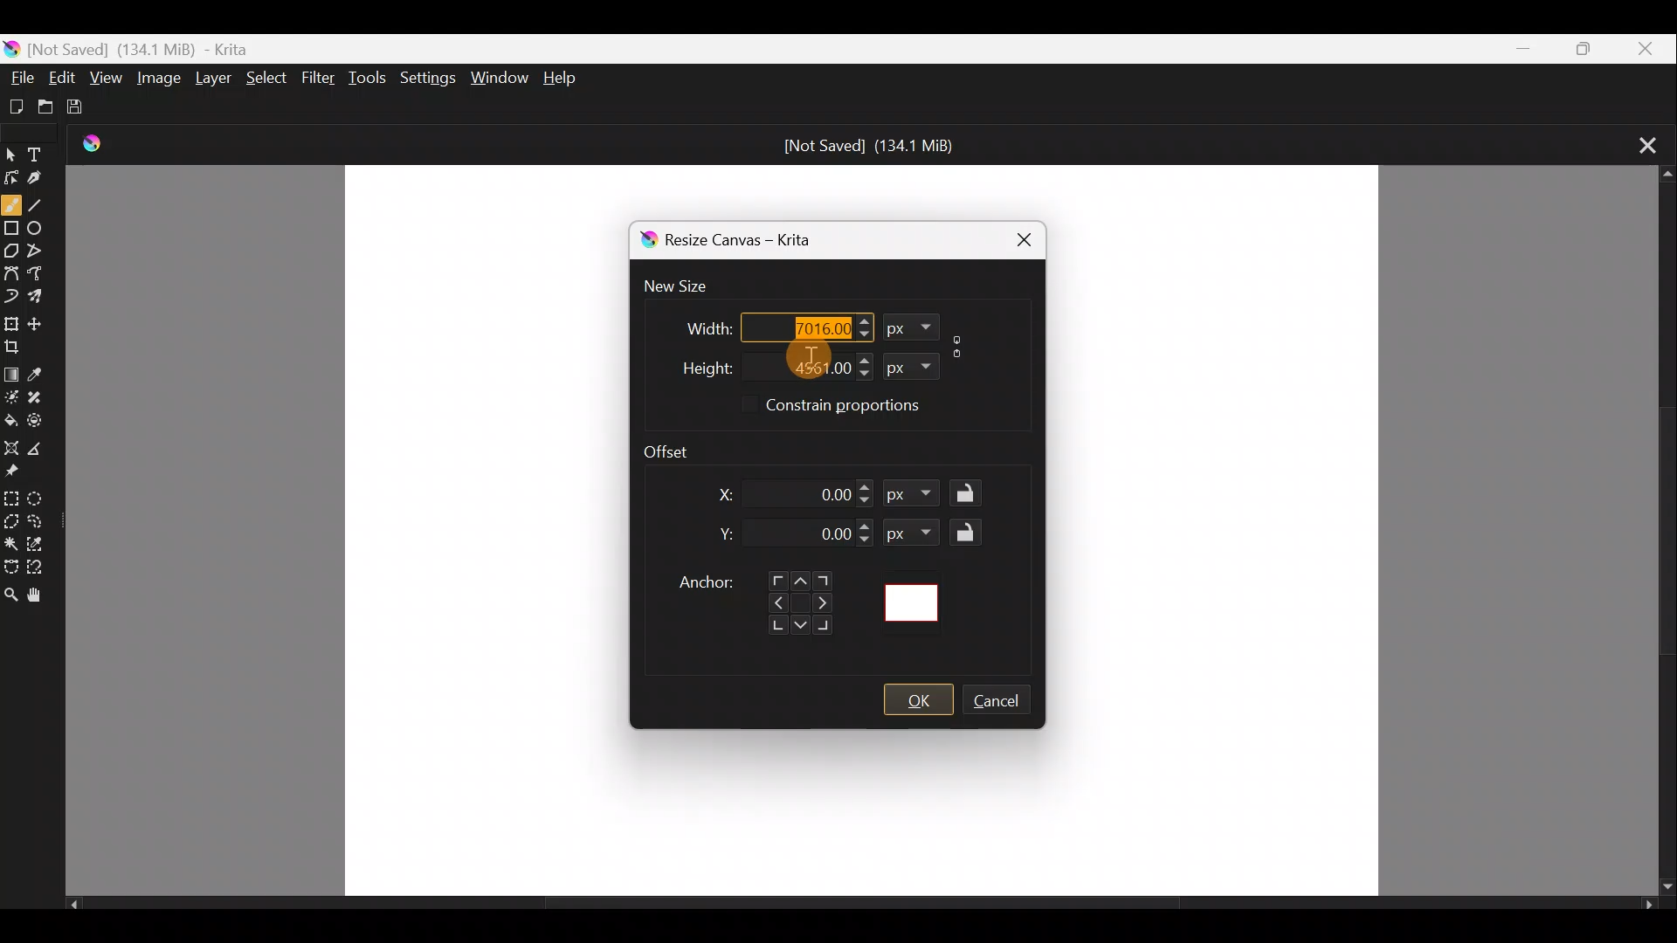 The image size is (1677, 943). What do you see at coordinates (12, 370) in the screenshot?
I see `Draw a gradient` at bounding box center [12, 370].